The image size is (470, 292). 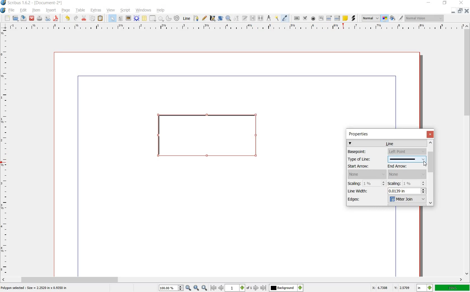 What do you see at coordinates (112, 19) in the screenshot?
I see `SELECT` at bounding box center [112, 19].